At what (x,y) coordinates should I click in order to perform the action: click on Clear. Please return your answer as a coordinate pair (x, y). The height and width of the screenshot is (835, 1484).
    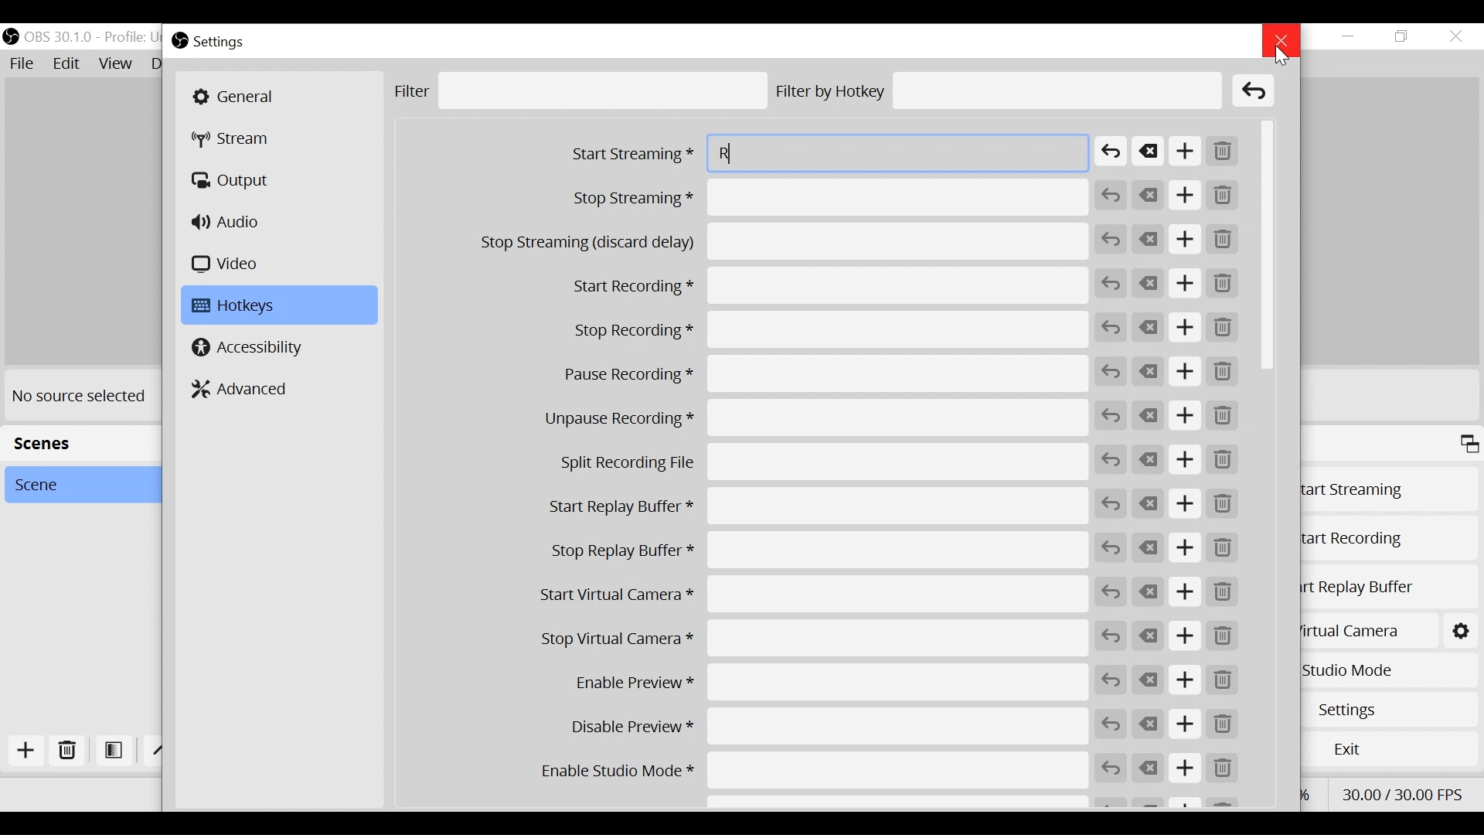
    Looking at the image, I should click on (1149, 415).